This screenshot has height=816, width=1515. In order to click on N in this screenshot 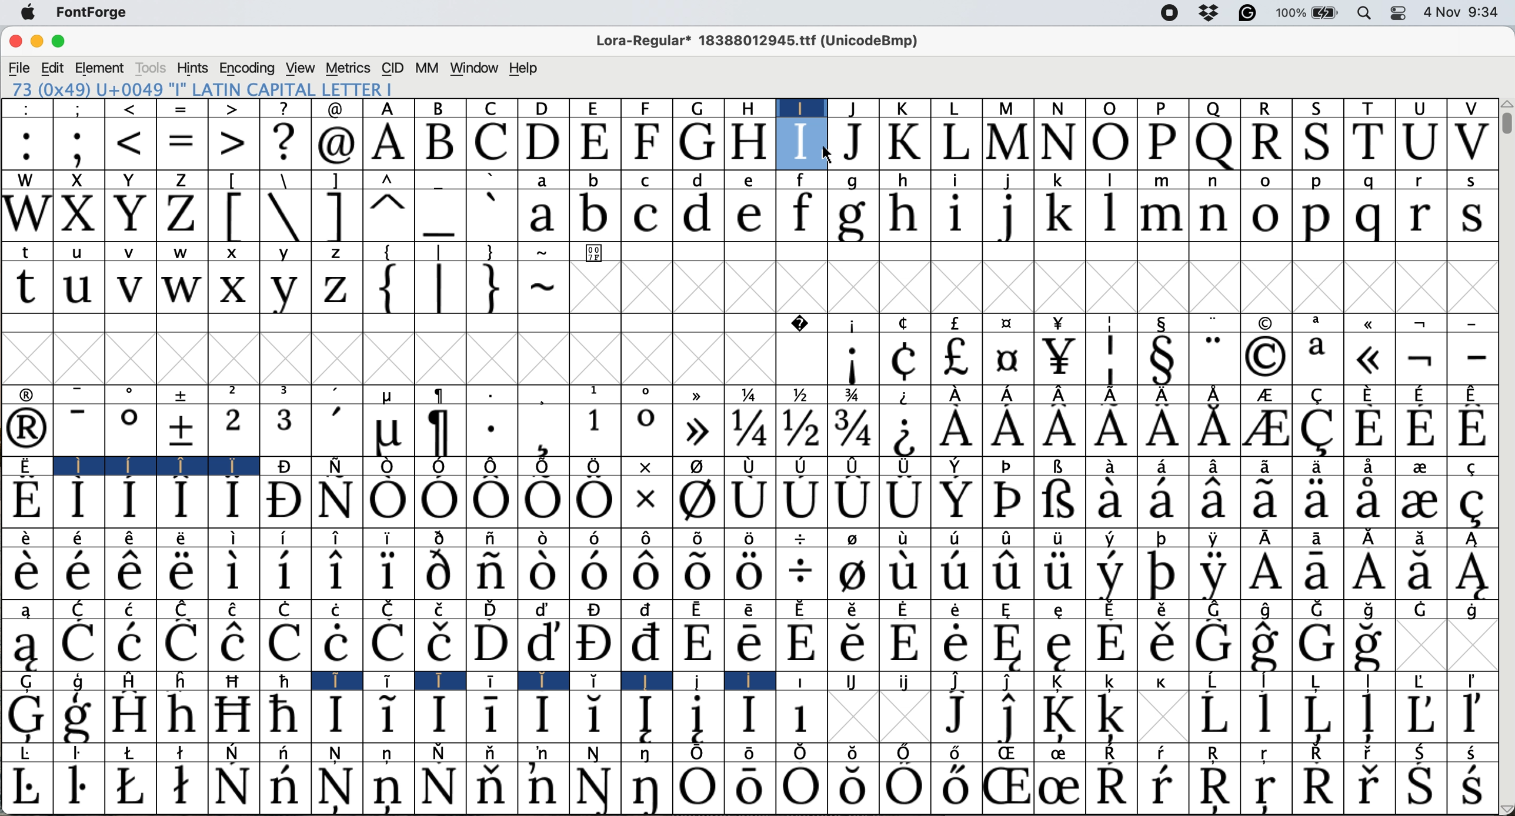, I will do `click(1060, 108)`.